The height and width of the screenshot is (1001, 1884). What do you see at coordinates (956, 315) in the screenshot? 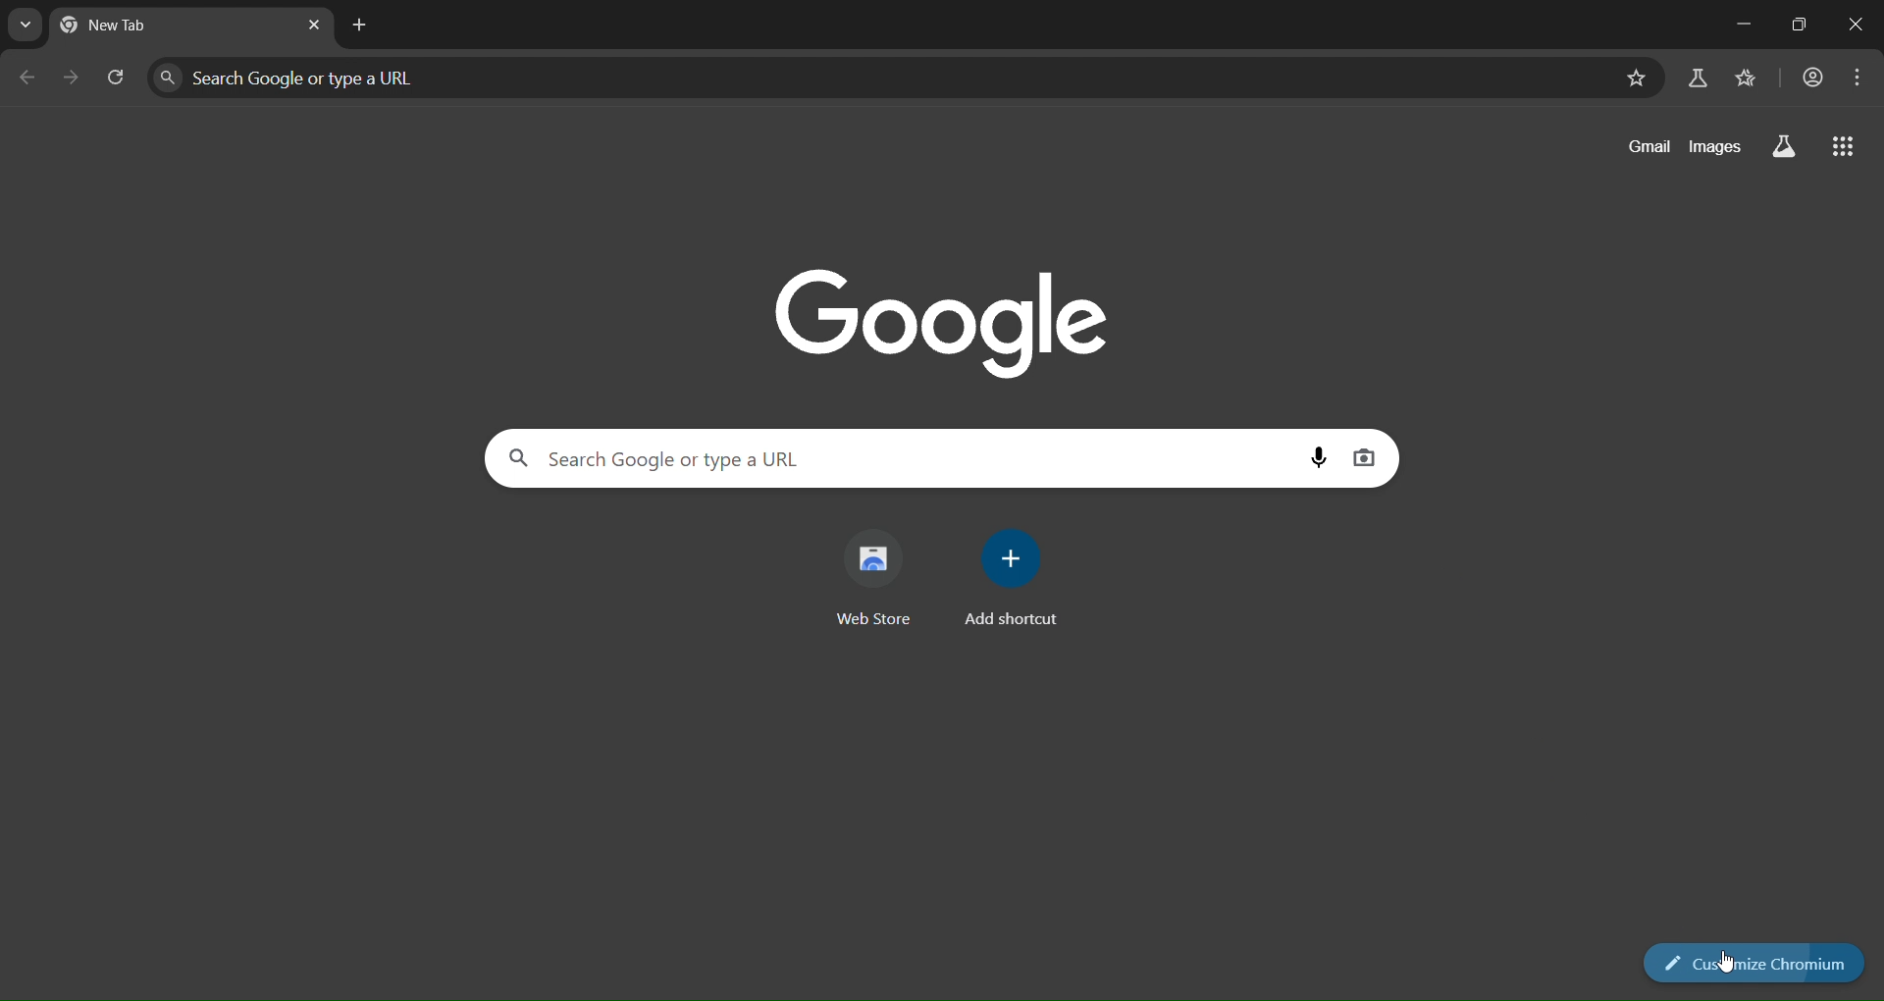
I see `Google` at bounding box center [956, 315].